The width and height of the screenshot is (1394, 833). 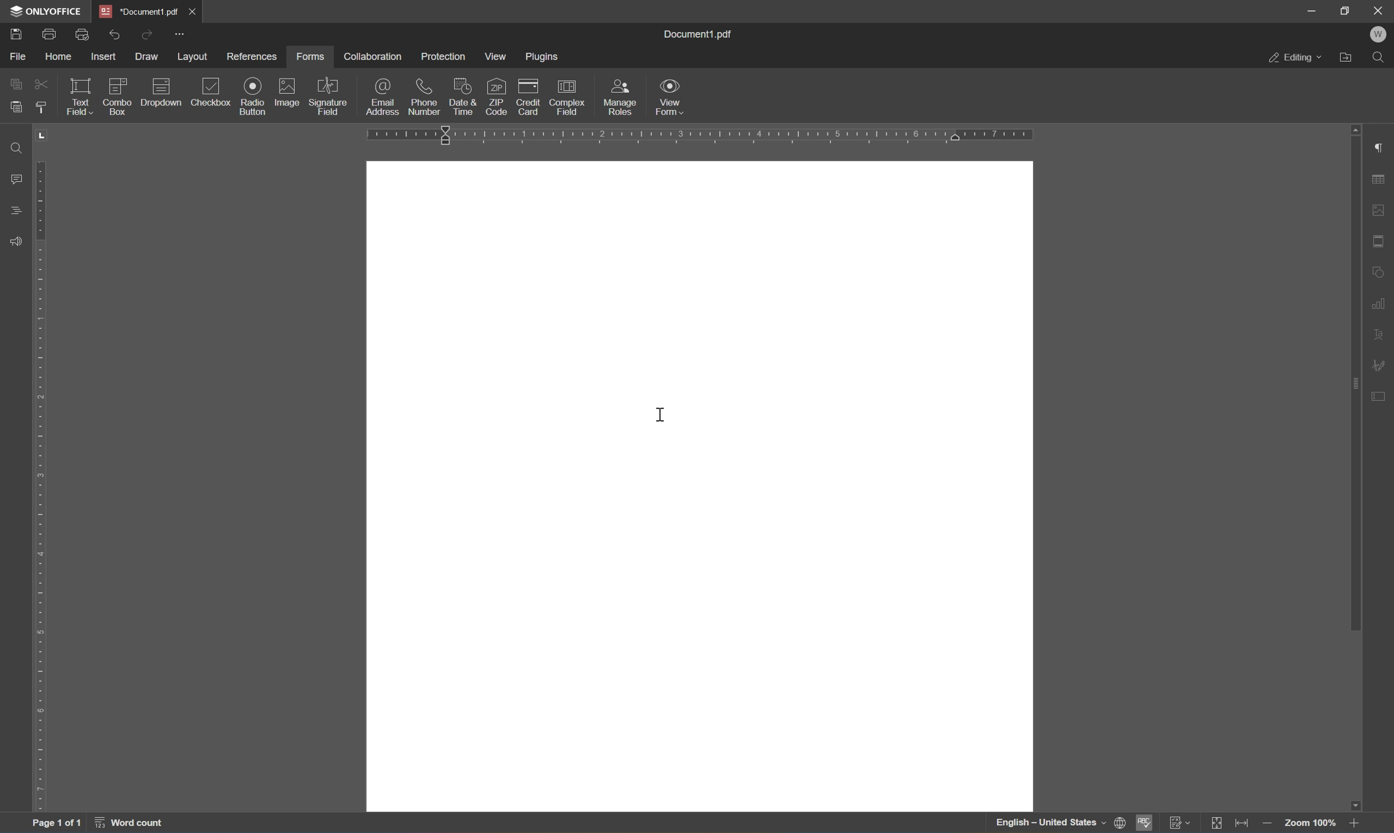 What do you see at coordinates (180, 34) in the screenshot?
I see `customize quick access toolbar` at bounding box center [180, 34].